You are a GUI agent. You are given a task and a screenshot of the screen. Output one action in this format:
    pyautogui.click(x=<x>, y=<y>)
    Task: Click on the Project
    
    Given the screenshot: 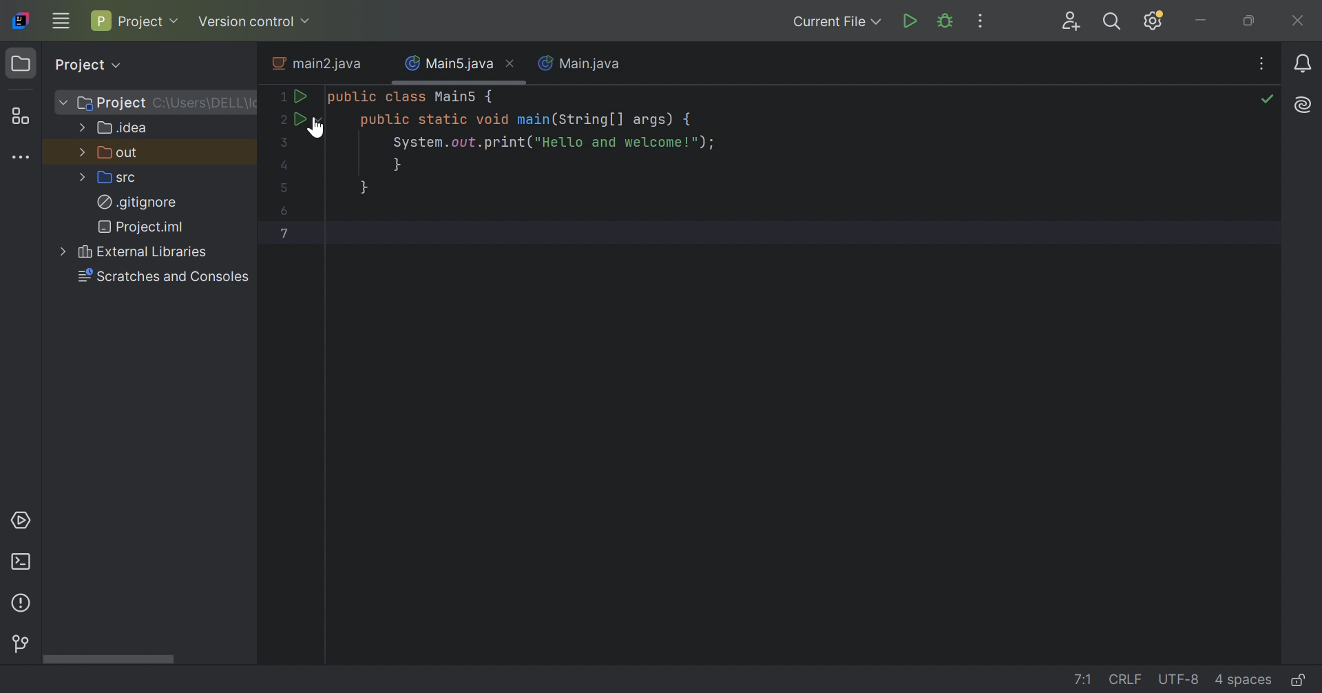 What is the action you would take?
    pyautogui.click(x=134, y=21)
    